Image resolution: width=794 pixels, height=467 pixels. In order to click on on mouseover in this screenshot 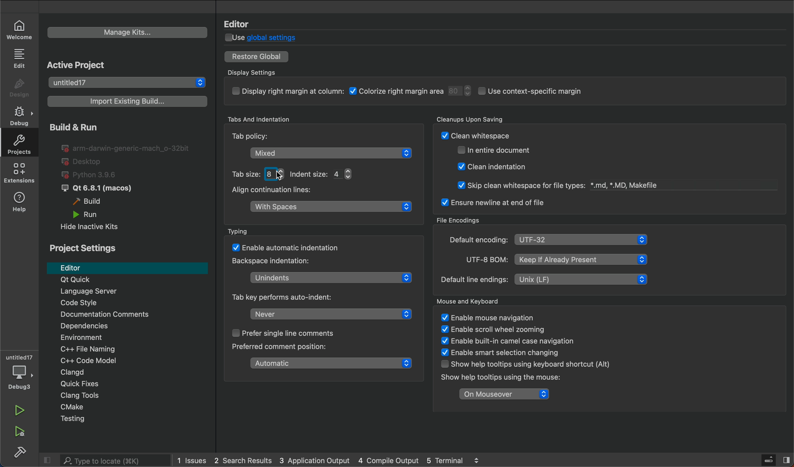, I will do `click(502, 394)`.